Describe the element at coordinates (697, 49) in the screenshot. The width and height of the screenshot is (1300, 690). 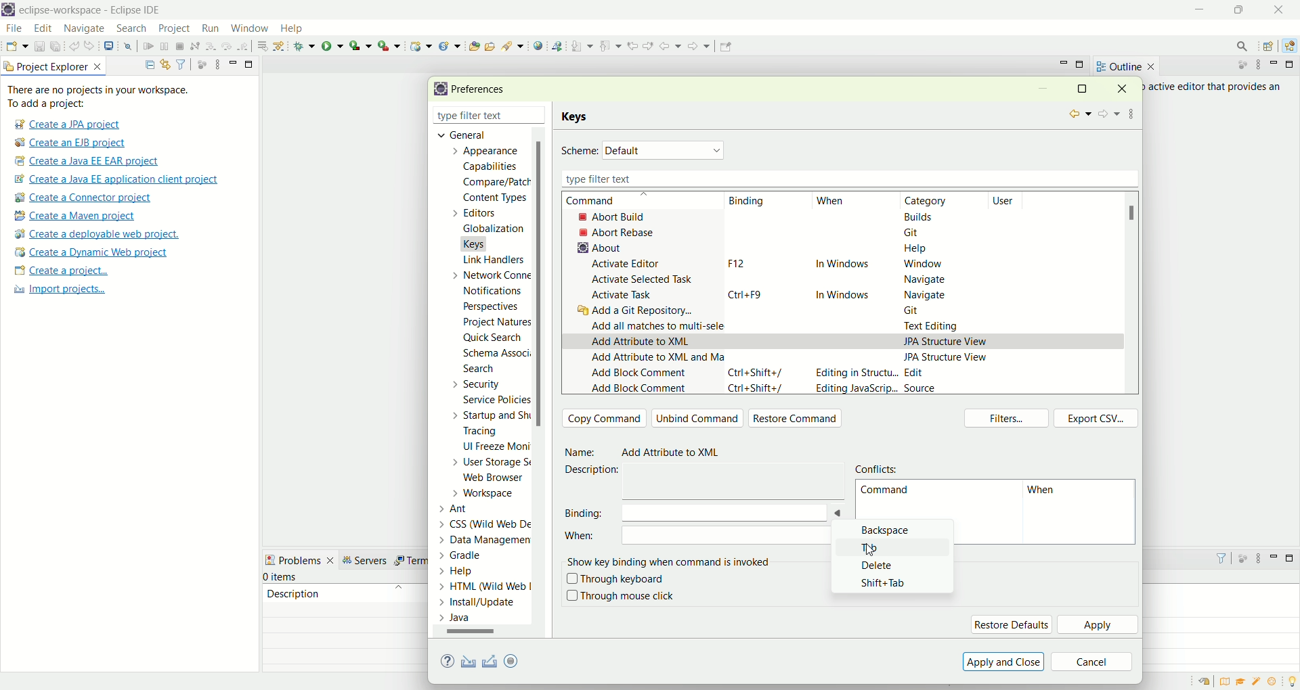
I see `forward` at that location.